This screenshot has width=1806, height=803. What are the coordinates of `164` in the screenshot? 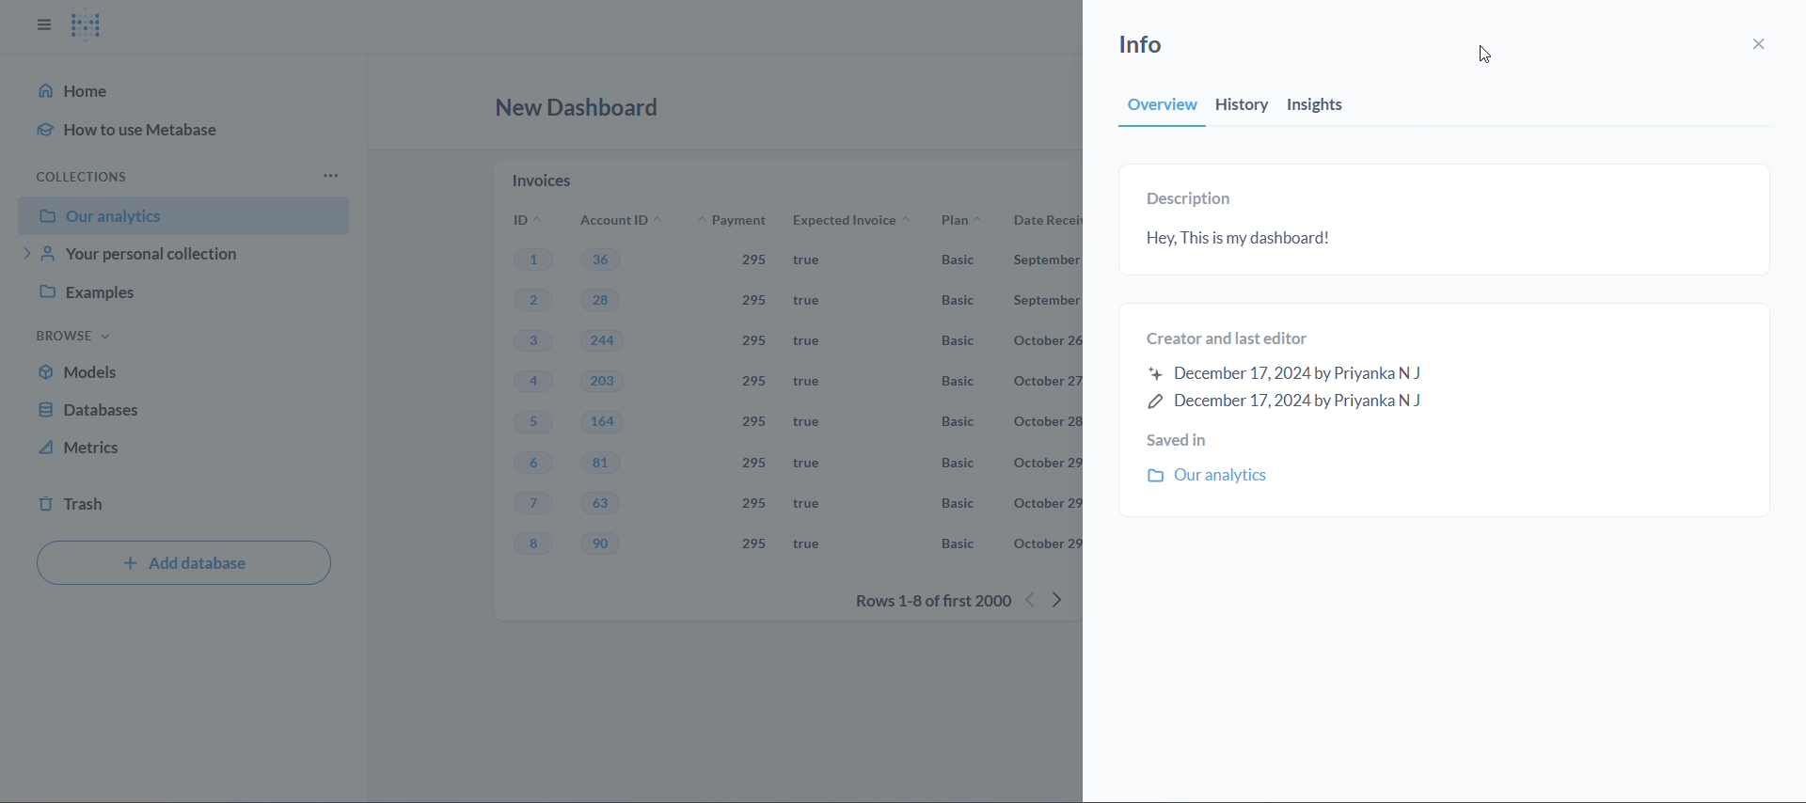 It's located at (602, 421).